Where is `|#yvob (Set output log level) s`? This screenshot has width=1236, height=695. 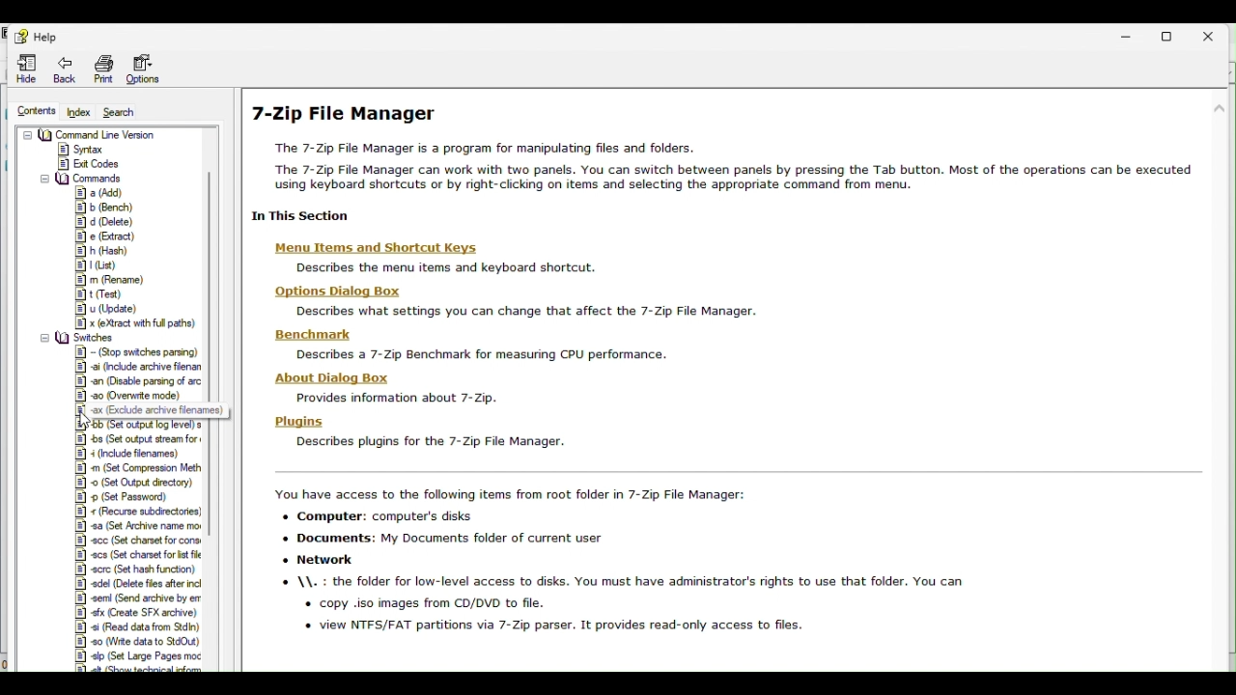 |#yvob (Set output log level) s is located at coordinates (142, 426).